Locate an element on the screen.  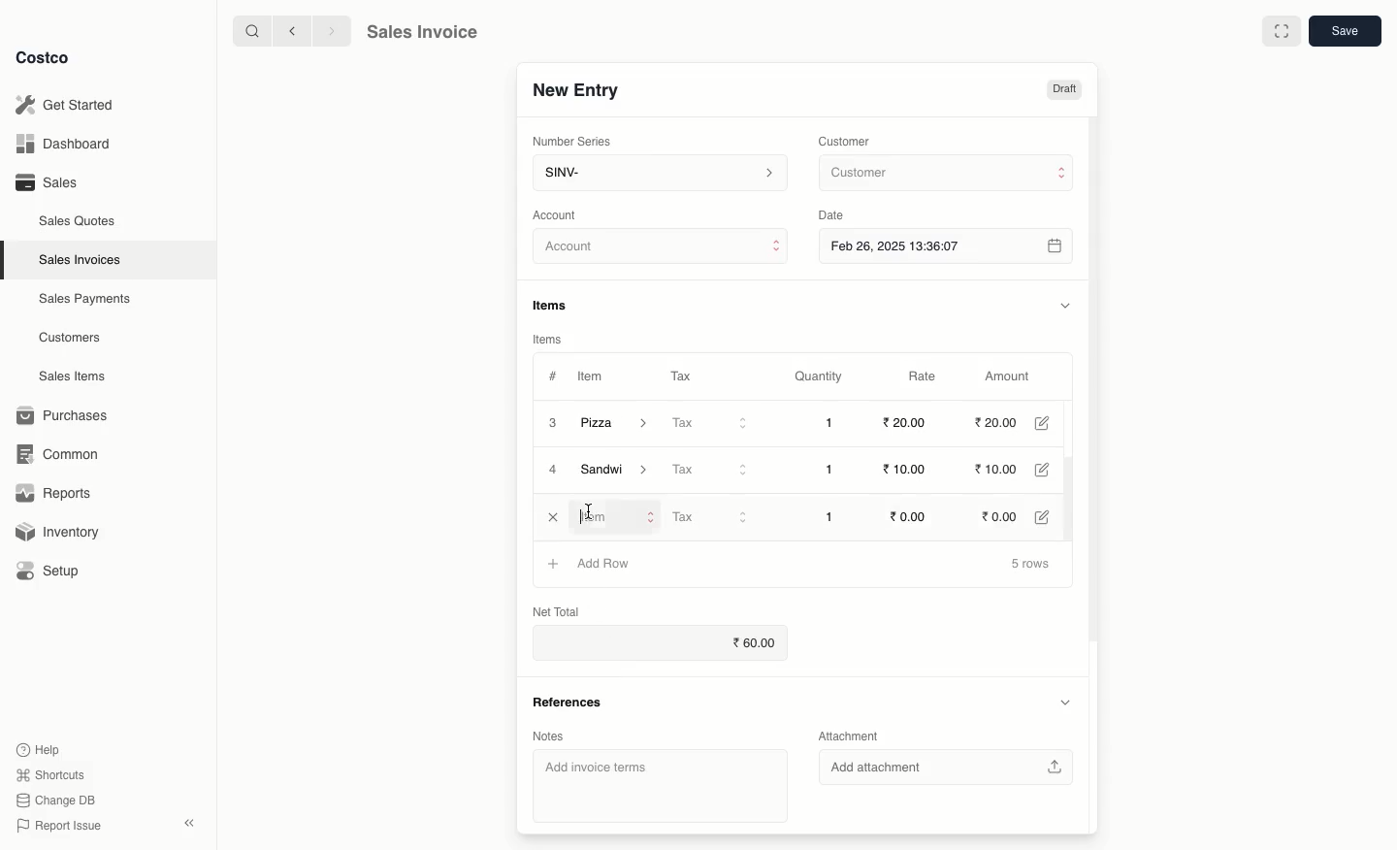
‘Number Series is located at coordinates (569, 142).